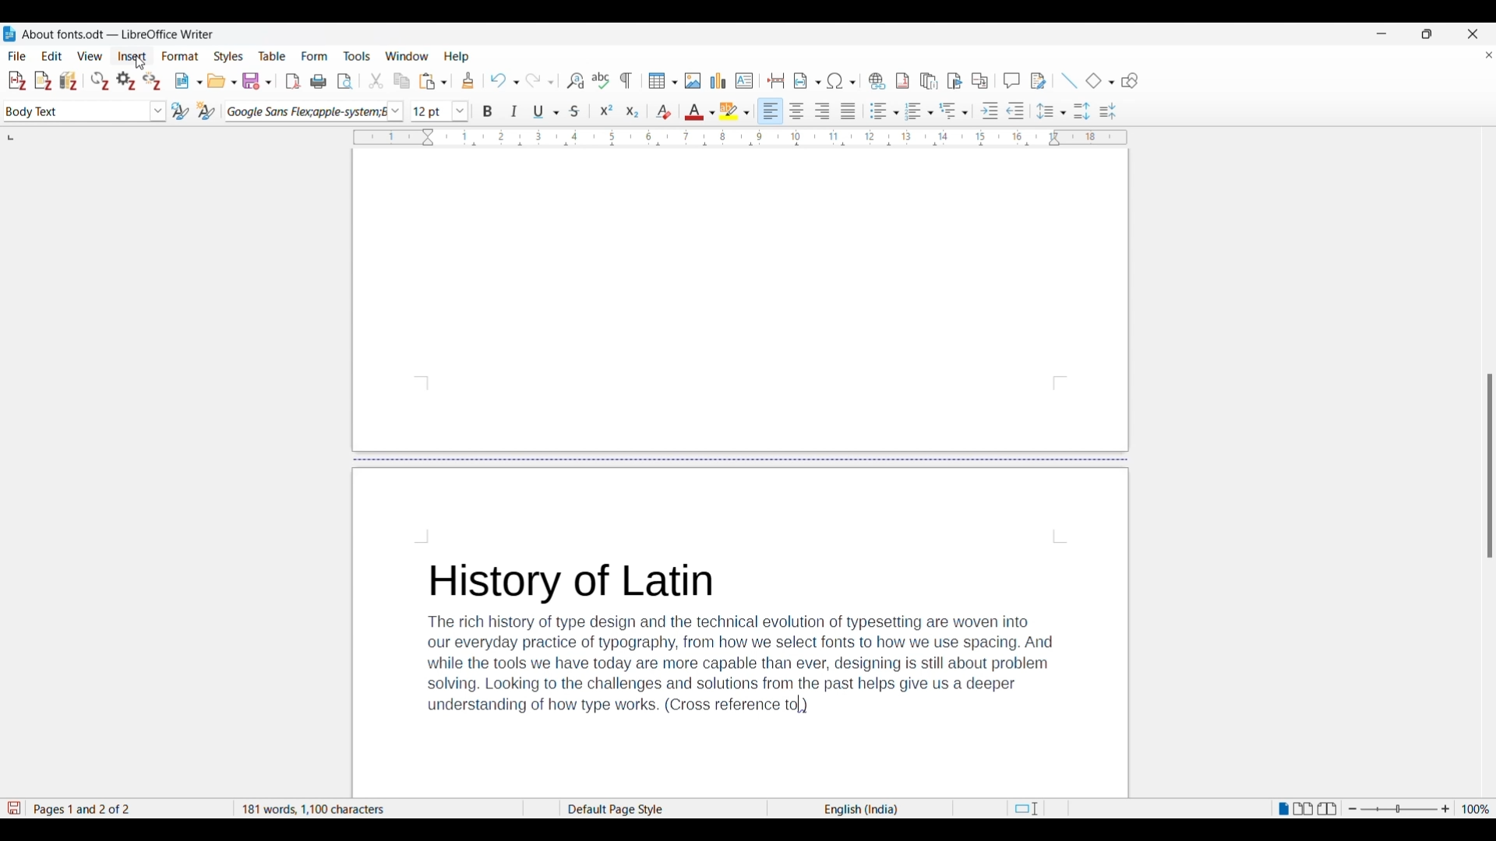 The image size is (1496, 841). Describe the element at coordinates (118, 34) in the screenshot. I see `About fonts.odt- LibreOffice Writer` at that location.